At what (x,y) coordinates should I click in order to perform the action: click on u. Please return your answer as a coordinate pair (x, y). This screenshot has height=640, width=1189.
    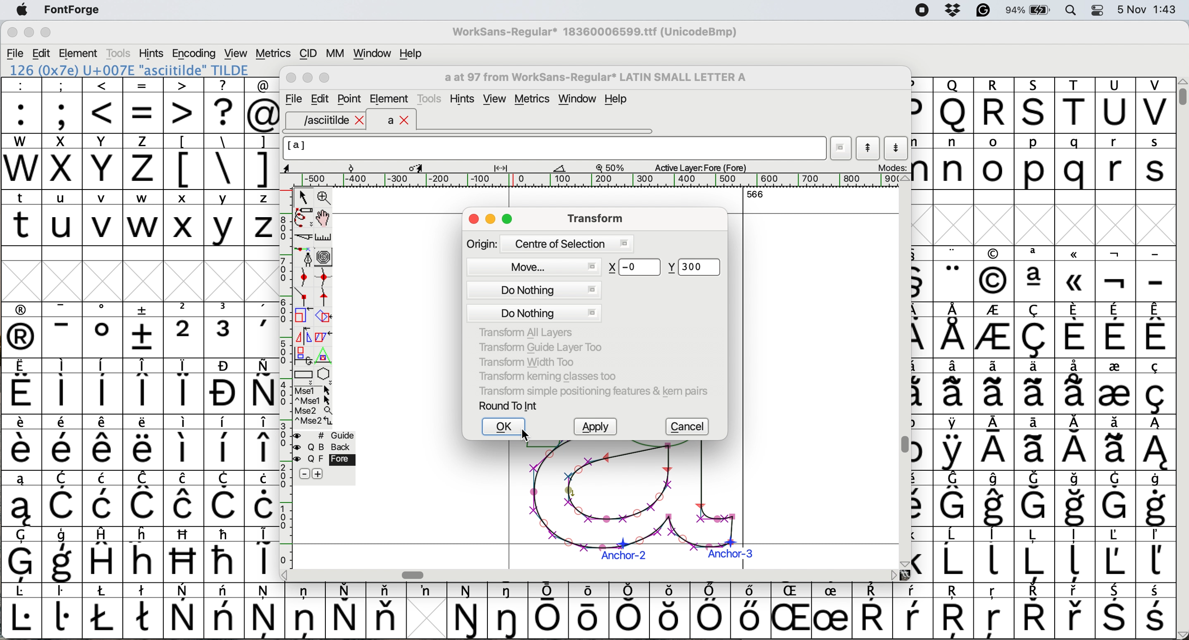
    Looking at the image, I should click on (63, 217).